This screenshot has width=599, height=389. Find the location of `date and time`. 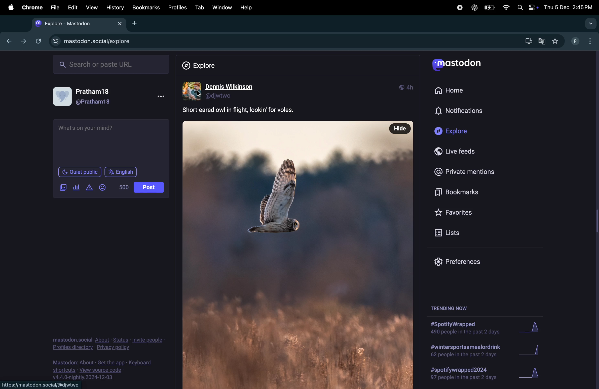

date and time is located at coordinates (570, 8).